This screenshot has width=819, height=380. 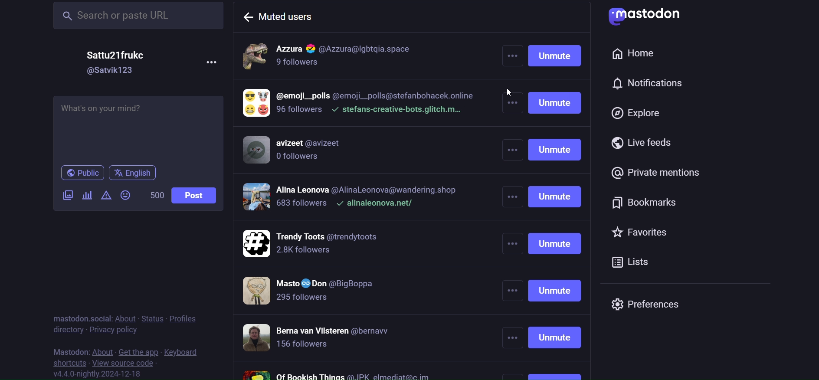 I want to click on other more options, so click(x=513, y=236).